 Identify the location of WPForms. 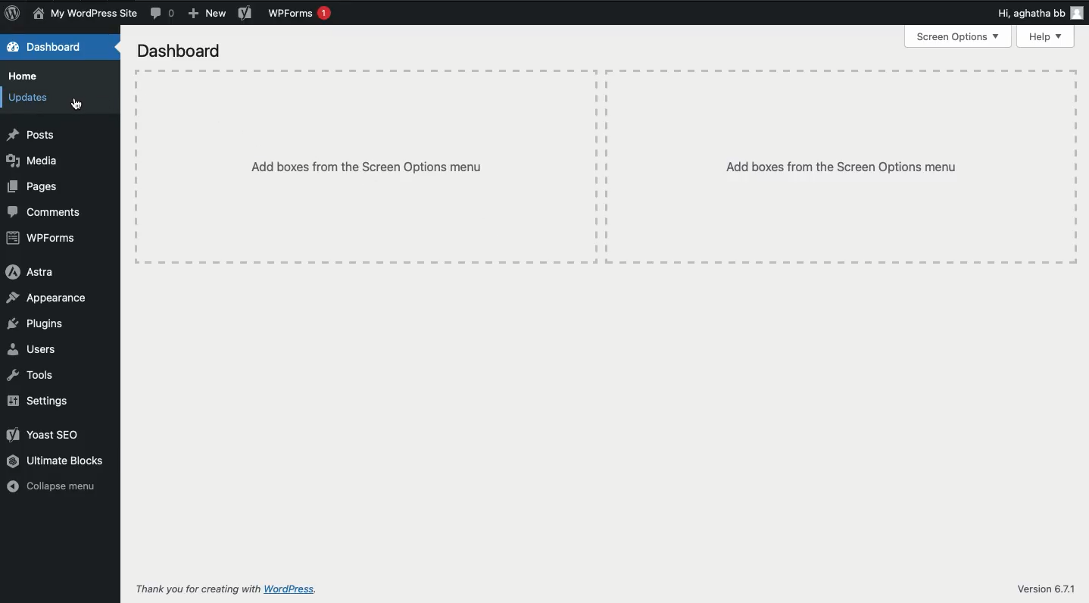
(45, 239).